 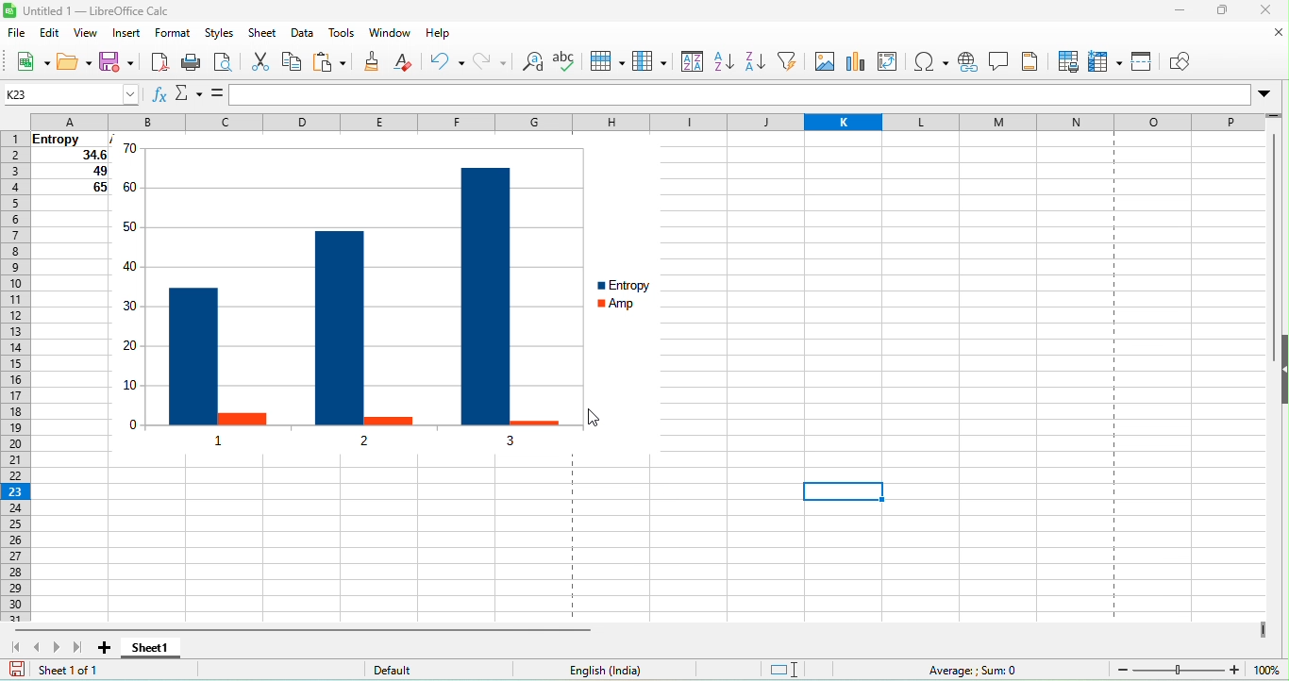 What do you see at coordinates (49, 33) in the screenshot?
I see `edit` at bounding box center [49, 33].